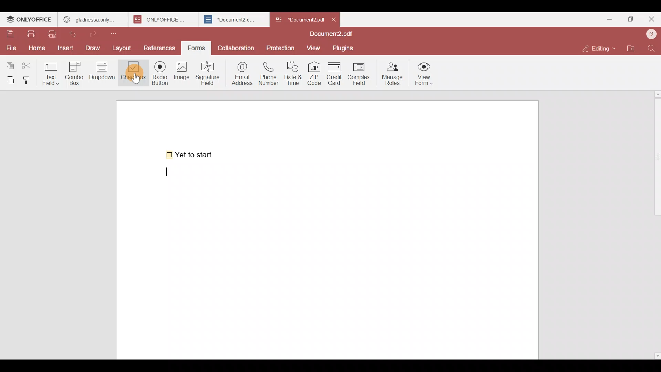 This screenshot has width=661, height=372. What do you see at coordinates (629, 19) in the screenshot?
I see `Maximize` at bounding box center [629, 19].